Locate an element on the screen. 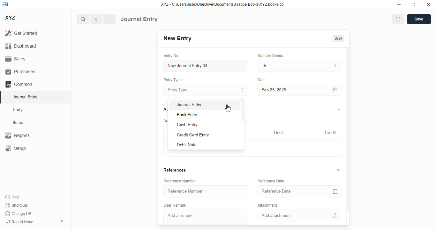  scroll bar is located at coordinates (242, 124).